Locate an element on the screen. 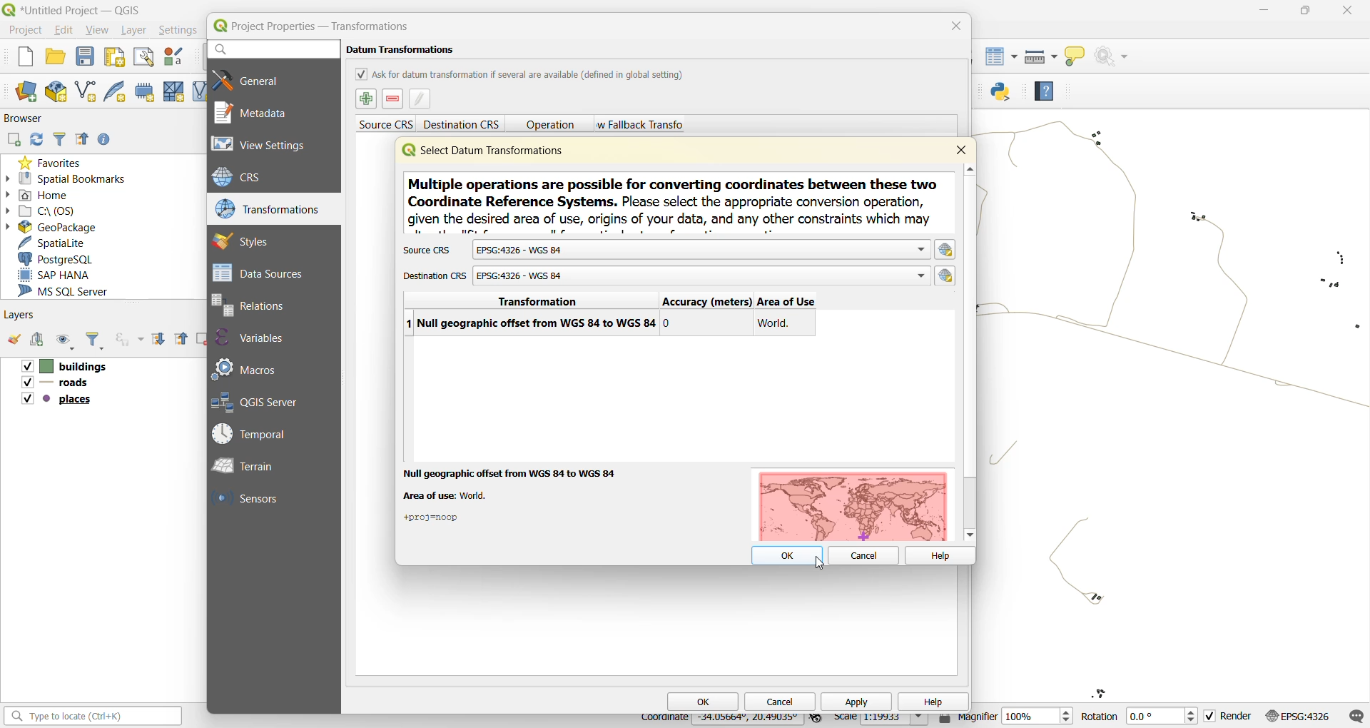 The width and height of the screenshot is (1370, 728). magnifier is located at coordinates (1005, 719).